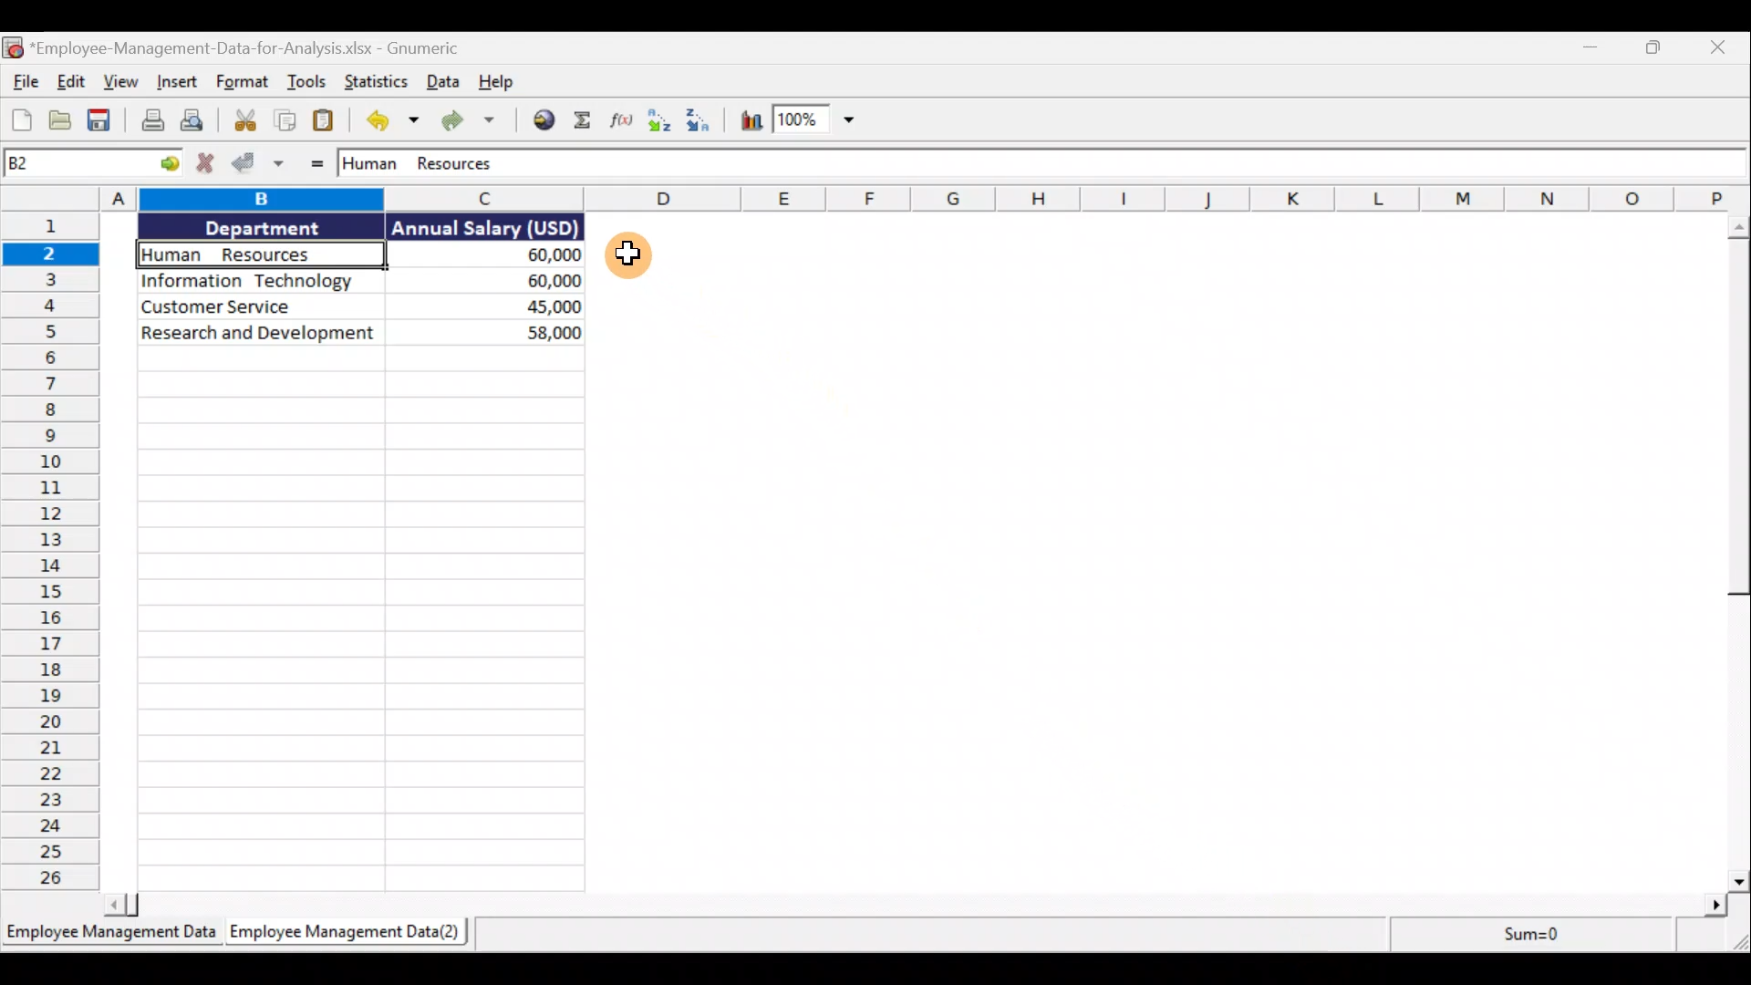 The height and width of the screenshot is (985, 1751). I want to click on Statistics, so click(377, 82).